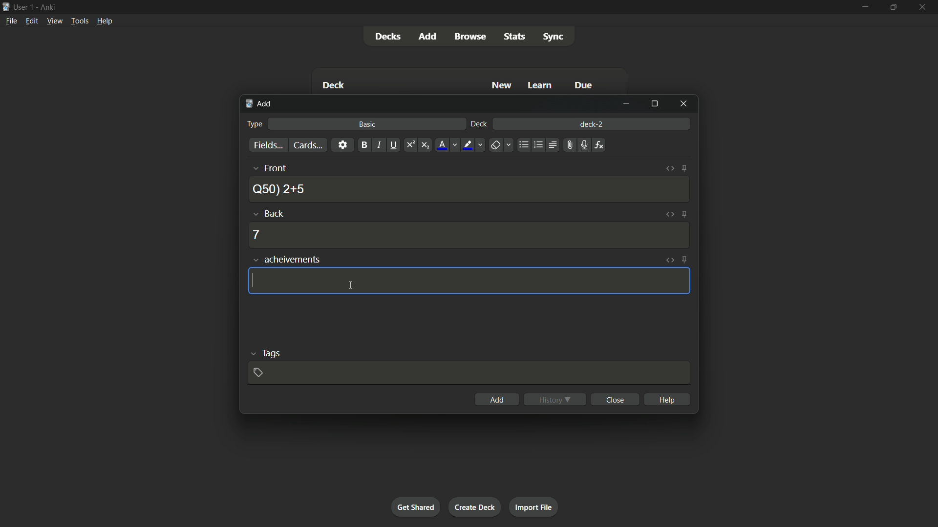 The width and height of the screenshot is (938, 527). Describe the element at coordinates (893, 7) in the screenshot. I see `maximize` at that location.